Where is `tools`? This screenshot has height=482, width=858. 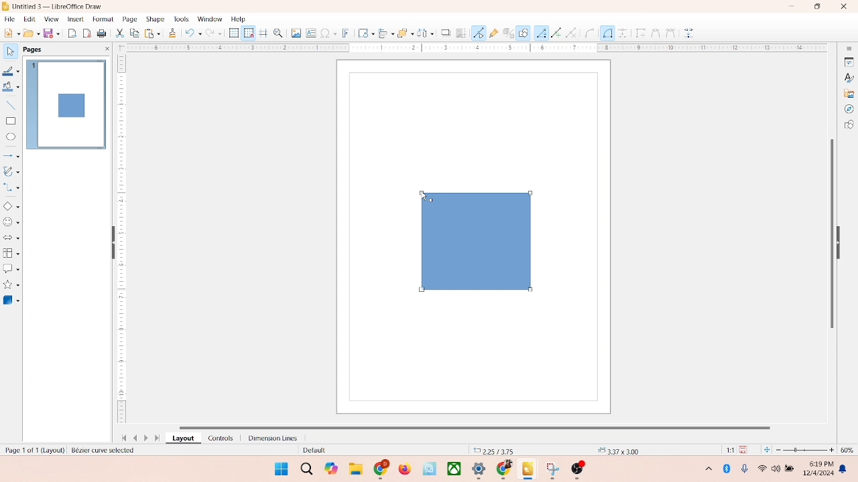
tools is located at coordinates (180, 19).